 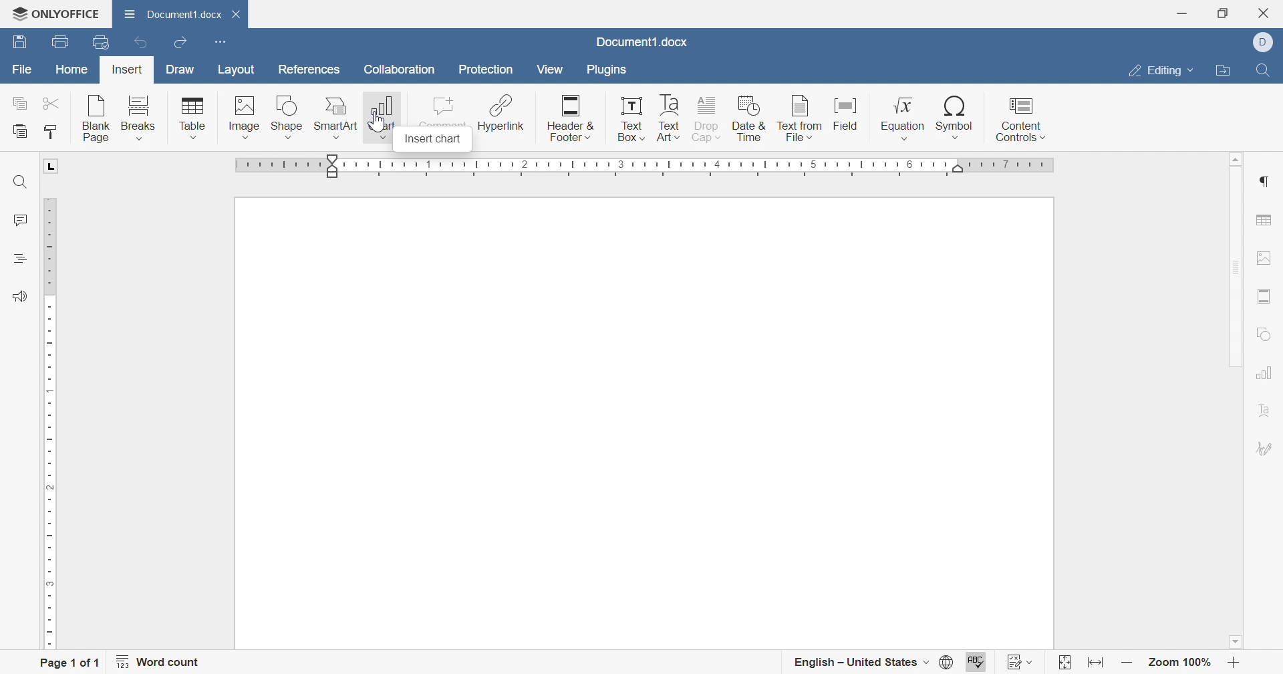 I want to click on Copy, so click(x=19, y=102).